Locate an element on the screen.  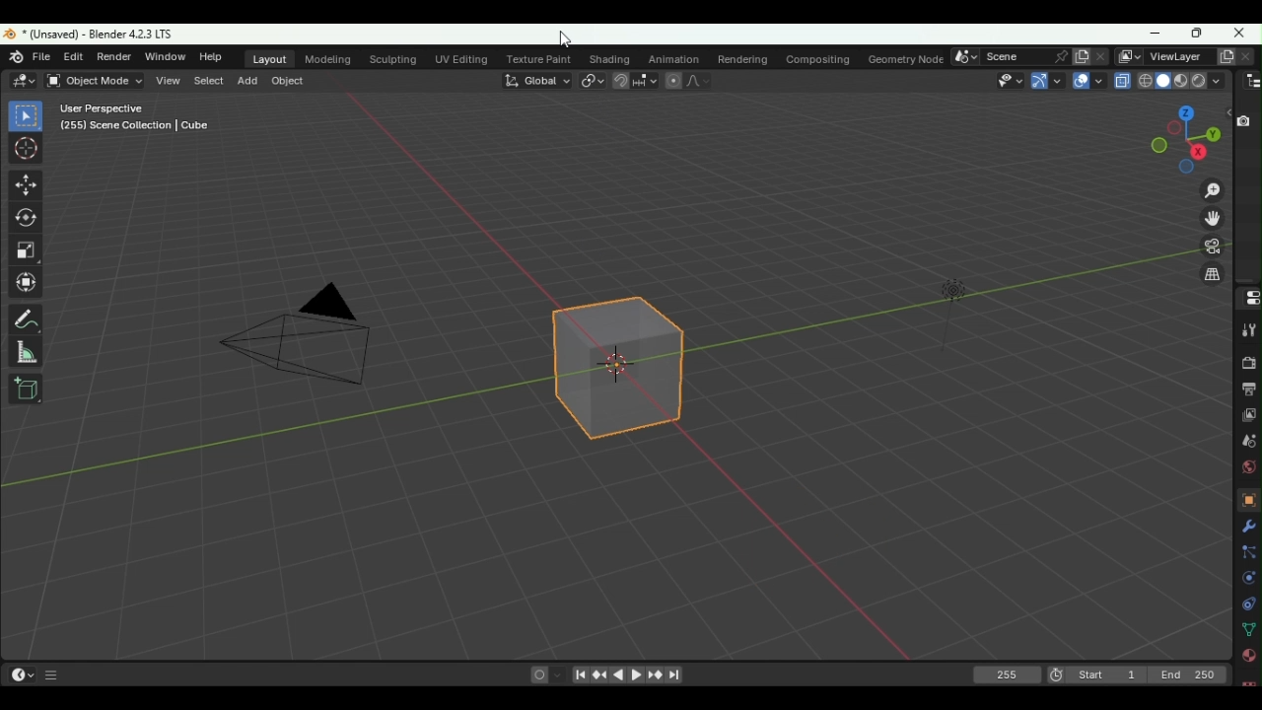
Toggle view options is located at coordinates (1226, 111).